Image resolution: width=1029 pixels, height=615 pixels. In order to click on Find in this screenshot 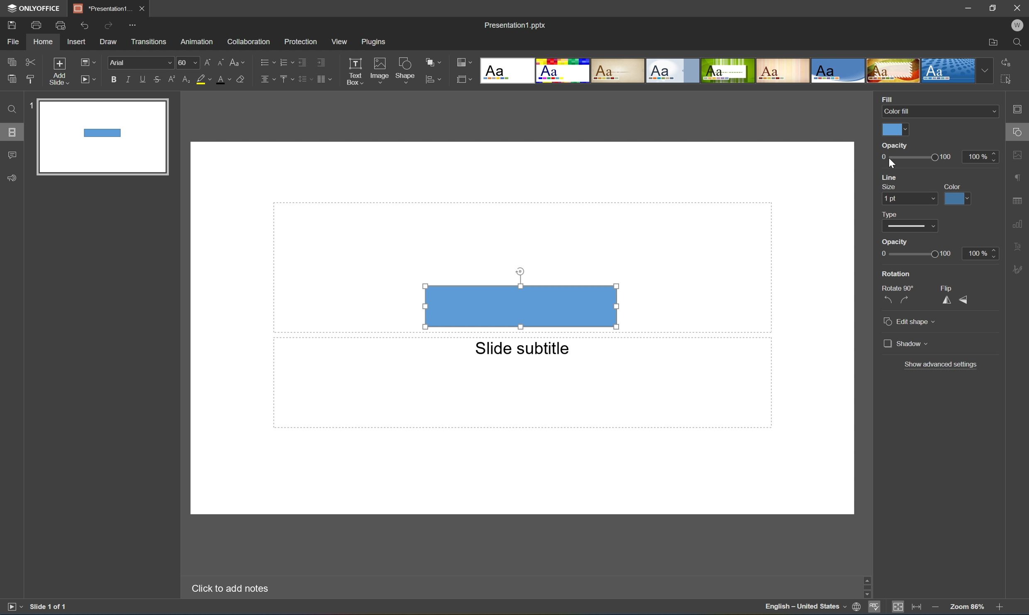, I will do `click(1017, 42)`.